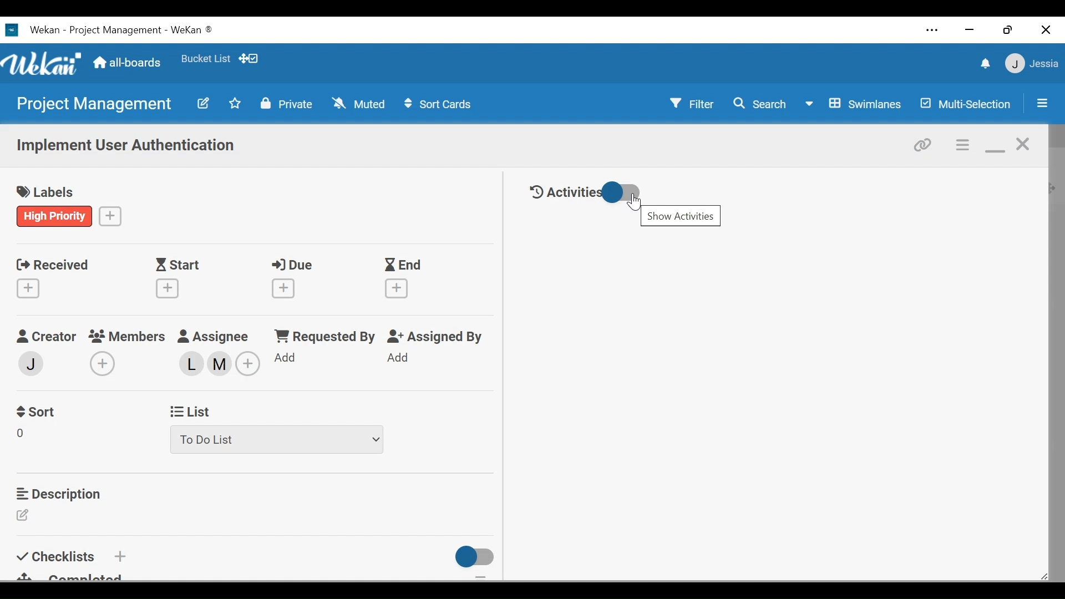 The width and height of the screenshot is (1065, 599). What do you see at coordinates (202, 102) in the screenshot?
I see `Edit` at bounding box center [202, 102].